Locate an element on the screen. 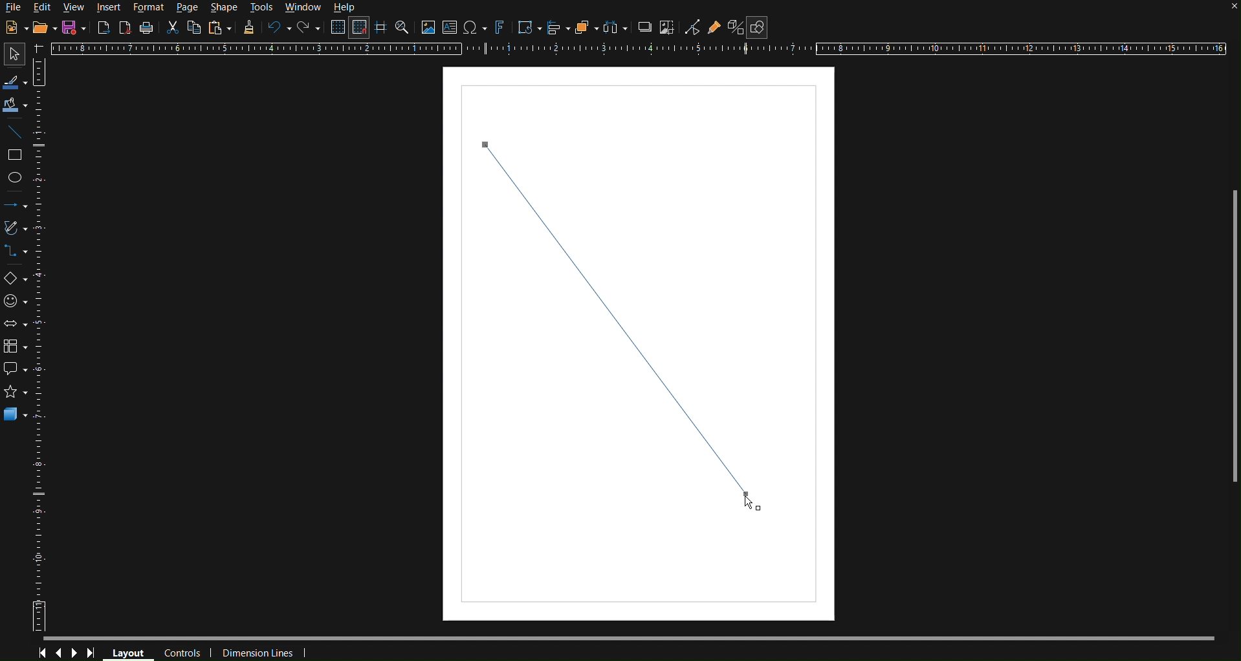 The image size is (1241, 661). Display Grid is located at coordinates (336, 27).